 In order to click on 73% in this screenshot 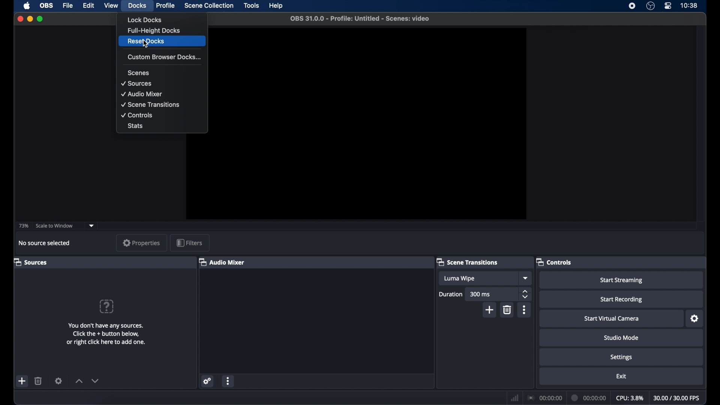, I will do `click(23, 226)`.